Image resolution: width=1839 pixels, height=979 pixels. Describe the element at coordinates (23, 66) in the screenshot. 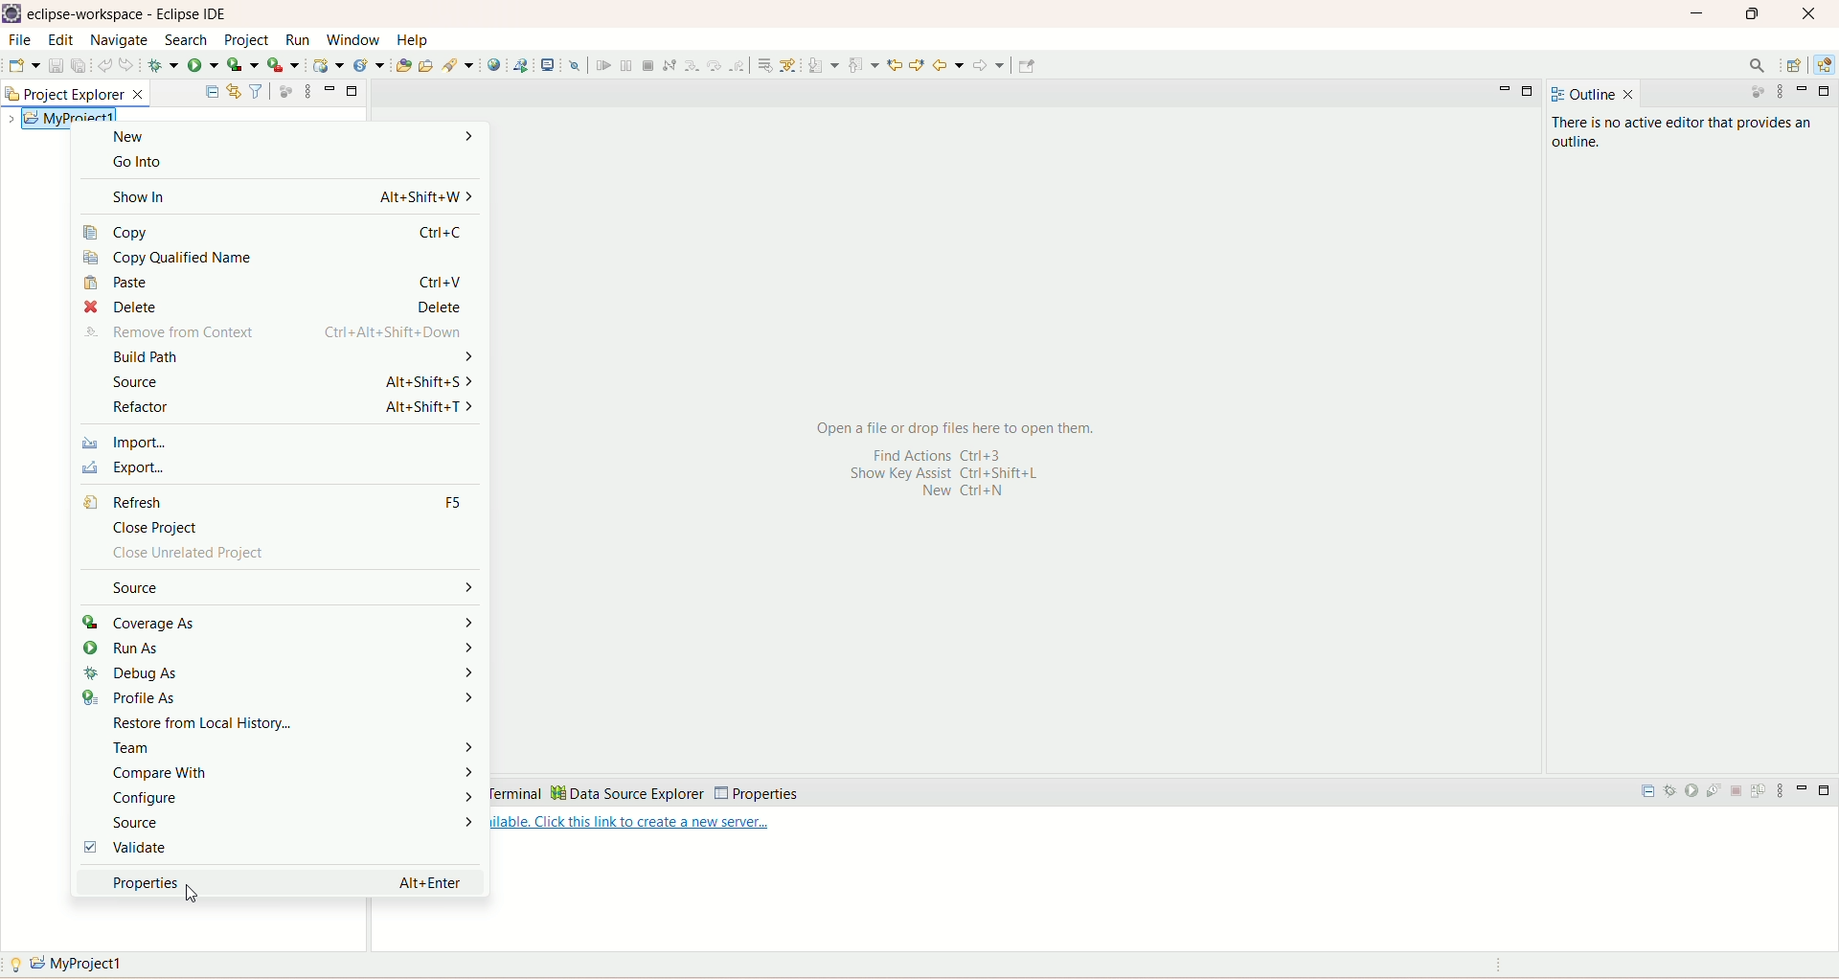

I see `save` at that location.